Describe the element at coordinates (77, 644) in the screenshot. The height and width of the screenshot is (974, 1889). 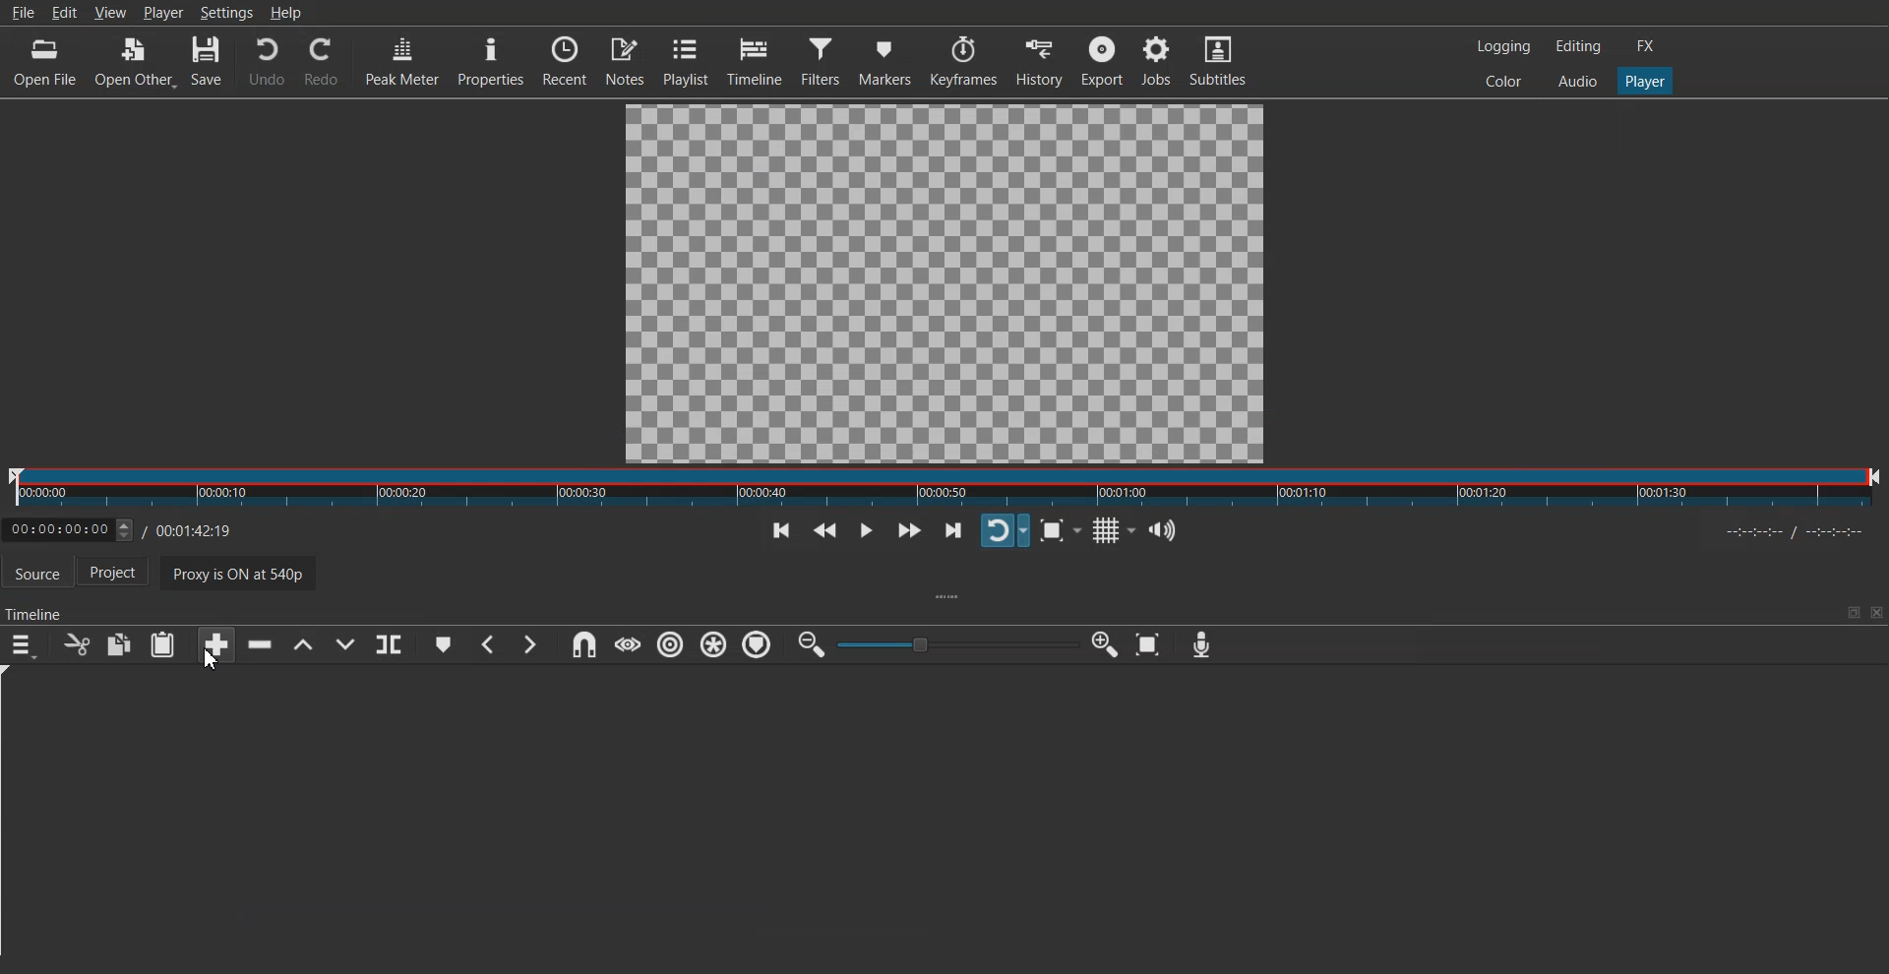
I see `Cut` at that location.